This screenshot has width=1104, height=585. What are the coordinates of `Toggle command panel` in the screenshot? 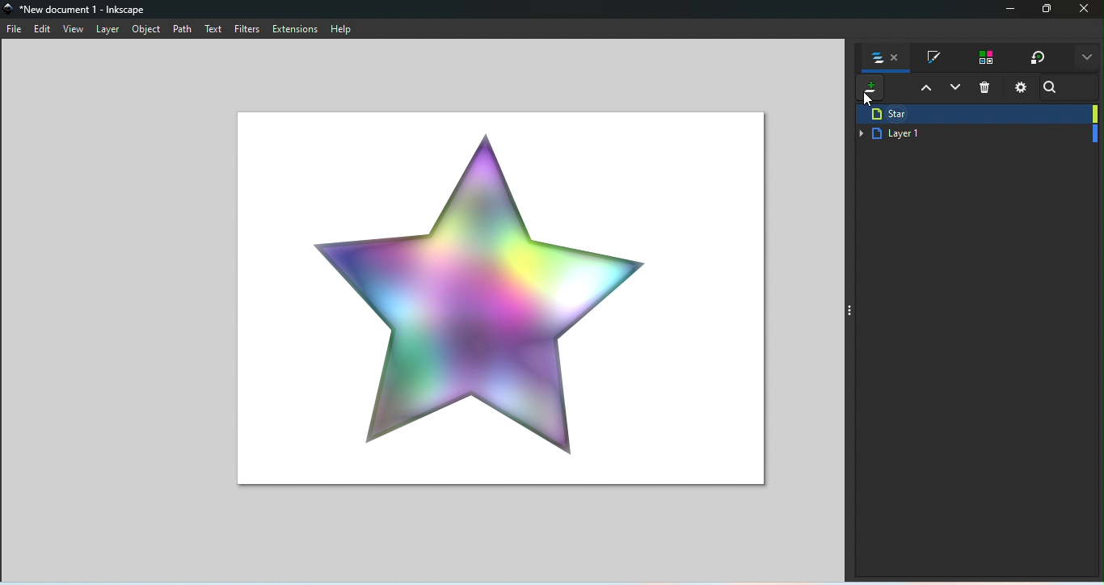 It's located at (852, 309).